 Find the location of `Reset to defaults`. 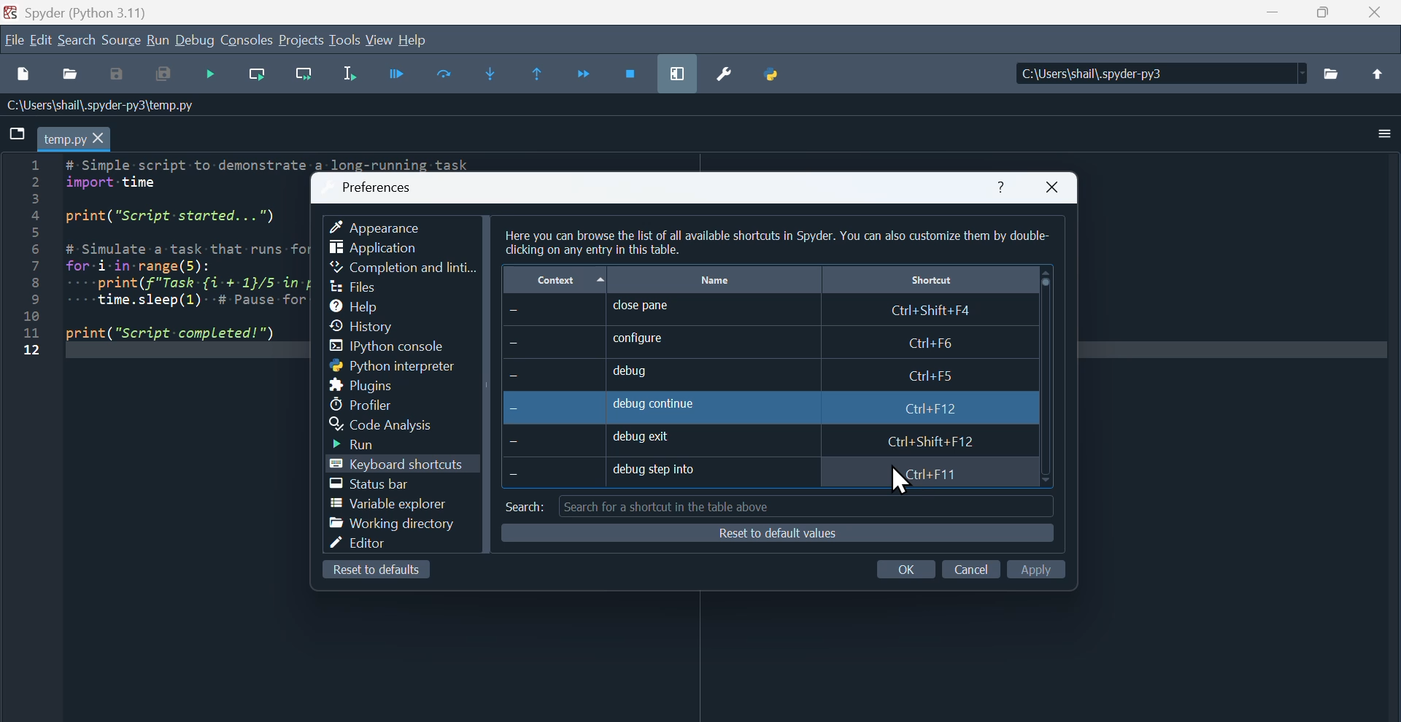

Reset to defaults is located at coordinates (776, 535).